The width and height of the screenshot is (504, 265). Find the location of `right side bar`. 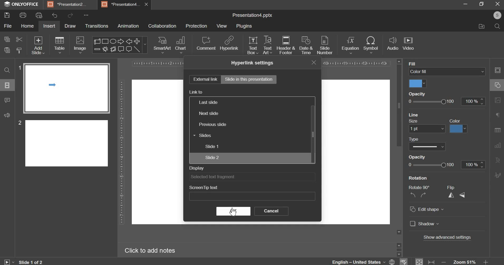

right side bar is located at coordinates (496, 121).